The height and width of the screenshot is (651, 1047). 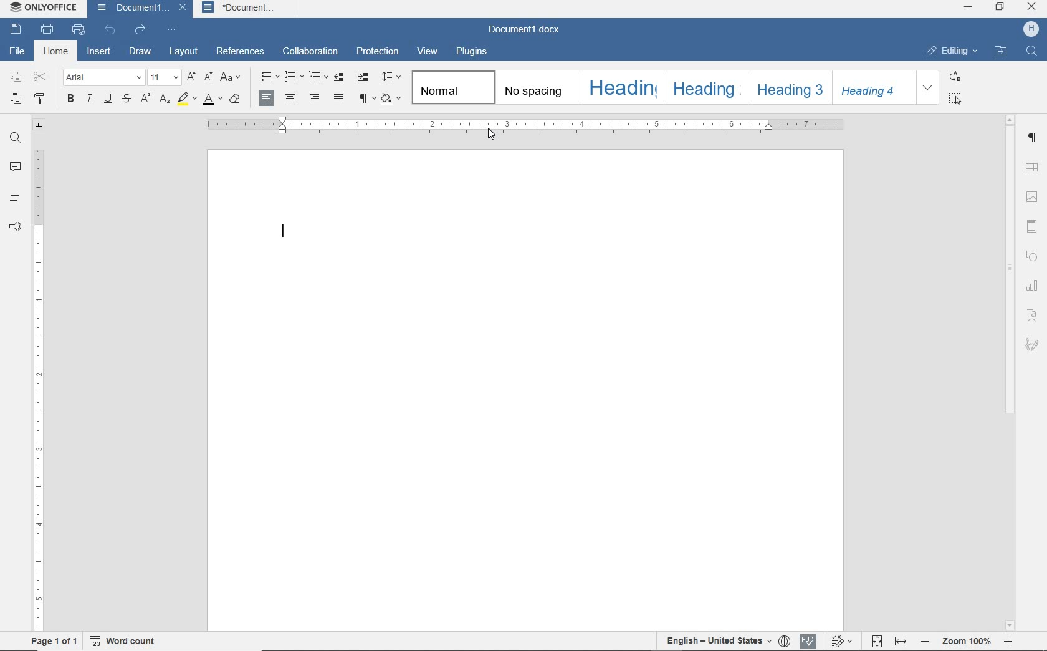 What do you see at coordinates (391, 77) in the screenshot?
I see `PARAGRAPH LINE SPACING` at bounding box center [391, 77].